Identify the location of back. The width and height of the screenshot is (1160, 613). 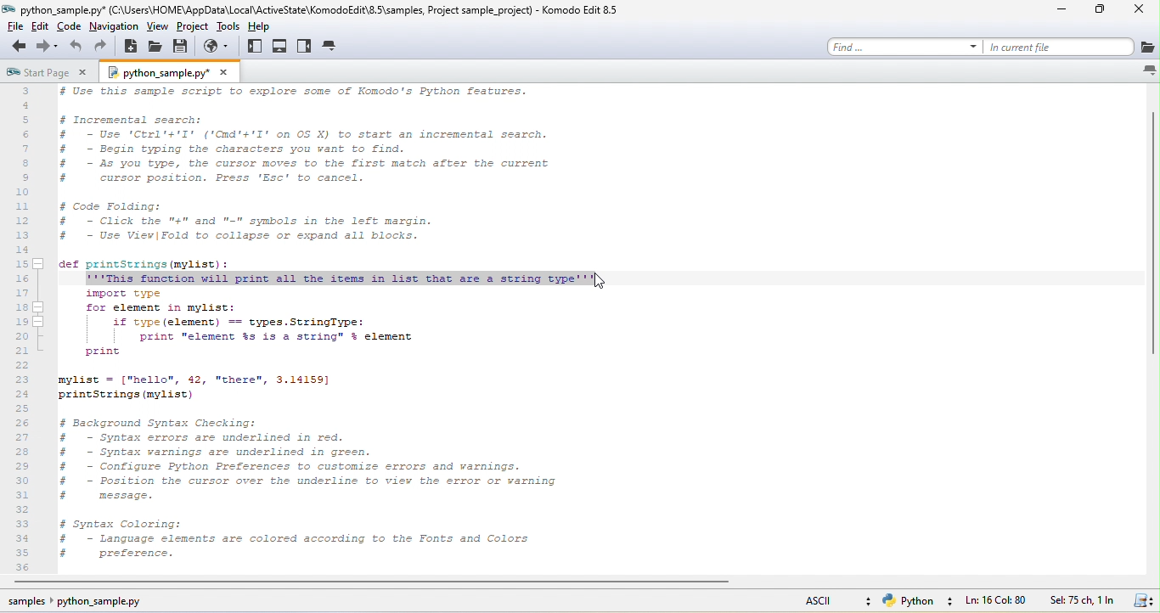
(16, 48).